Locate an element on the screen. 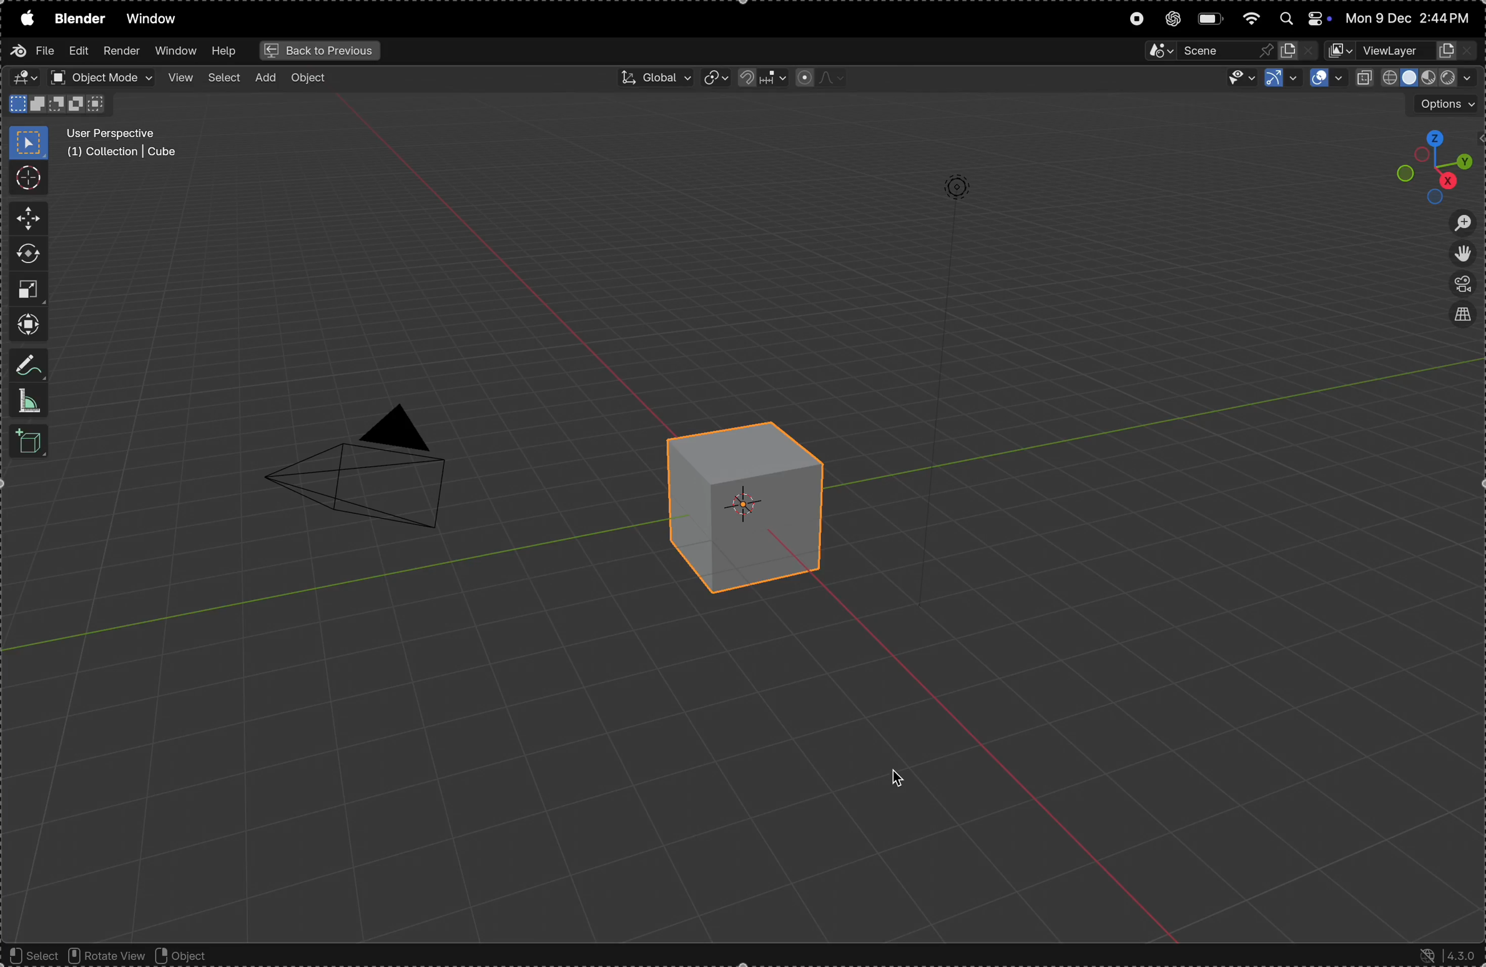  visibility is located at coordinates (1240, 79).